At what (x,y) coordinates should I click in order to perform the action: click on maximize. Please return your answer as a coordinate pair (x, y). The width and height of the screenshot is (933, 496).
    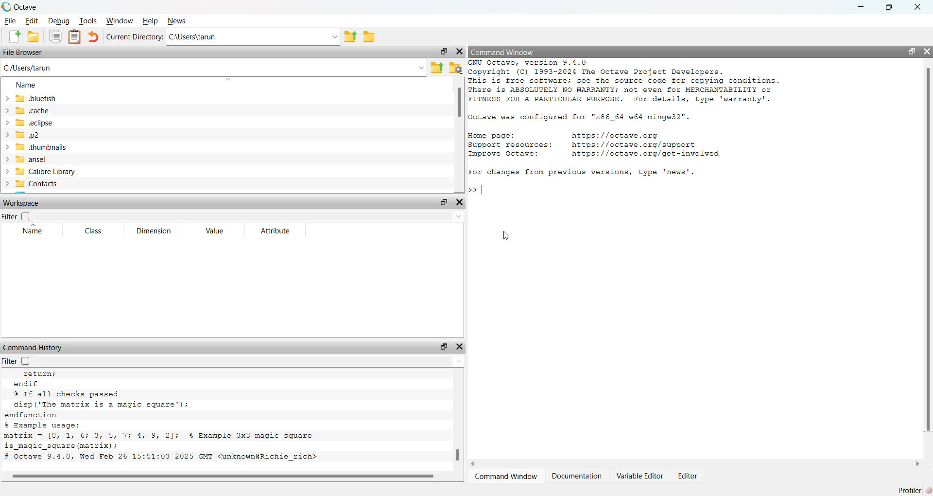
    Looking at the image, I should click on (889, 7).